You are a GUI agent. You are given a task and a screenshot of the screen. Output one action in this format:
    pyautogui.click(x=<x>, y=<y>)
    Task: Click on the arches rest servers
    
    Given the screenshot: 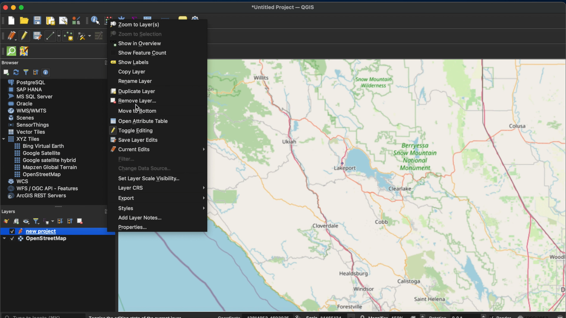 What is the action you would take?
    pyautogui.click(x=36, y=196)
    